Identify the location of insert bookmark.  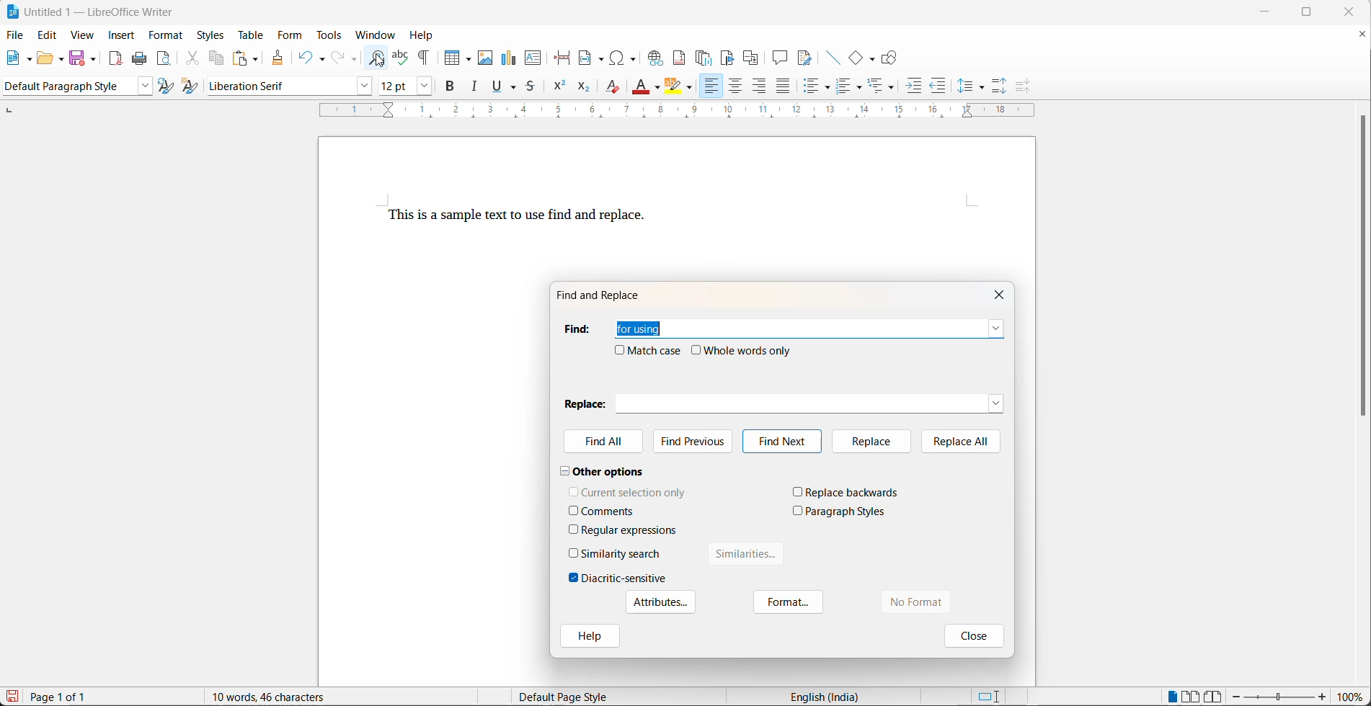
(730, 58).